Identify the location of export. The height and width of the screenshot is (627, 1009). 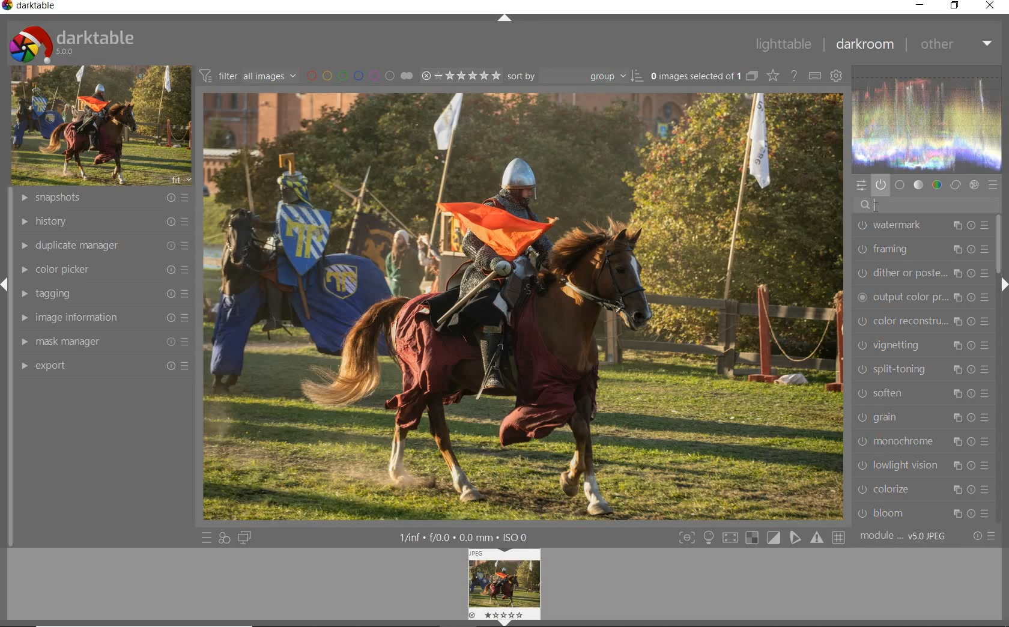
(101, 366).